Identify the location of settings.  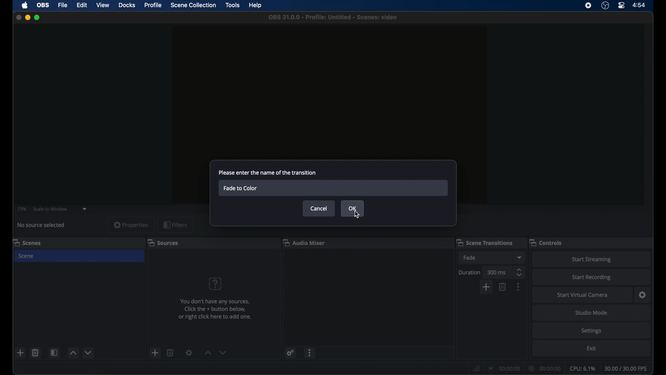
(591, 331).